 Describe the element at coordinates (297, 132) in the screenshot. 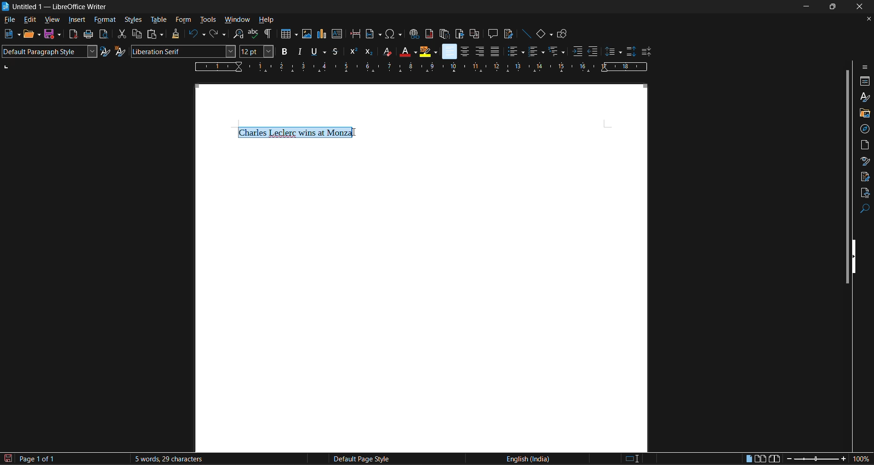

I see `selected text` at that location.